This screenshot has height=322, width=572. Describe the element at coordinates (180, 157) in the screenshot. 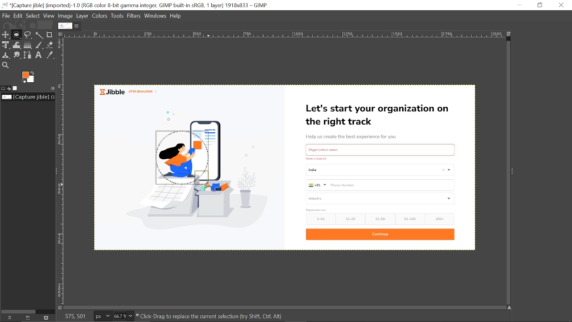

I see `Circular selection created` at that location.